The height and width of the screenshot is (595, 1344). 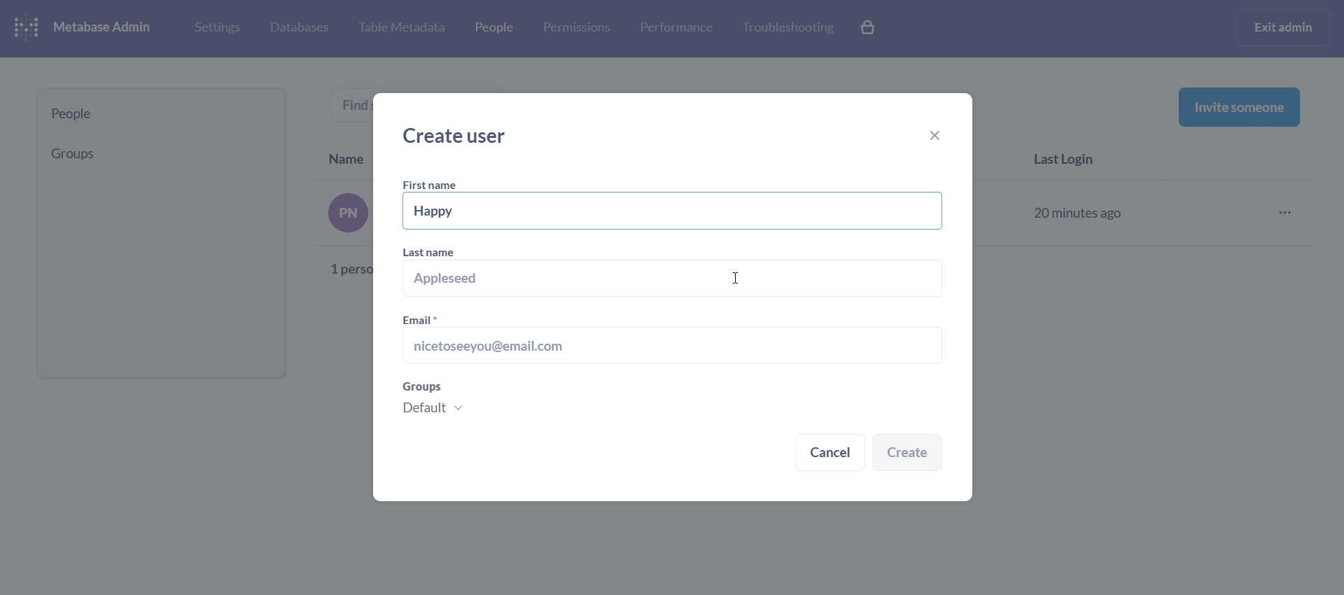 I want to click on 20 minutes ago, so click(x=1081, y=211).